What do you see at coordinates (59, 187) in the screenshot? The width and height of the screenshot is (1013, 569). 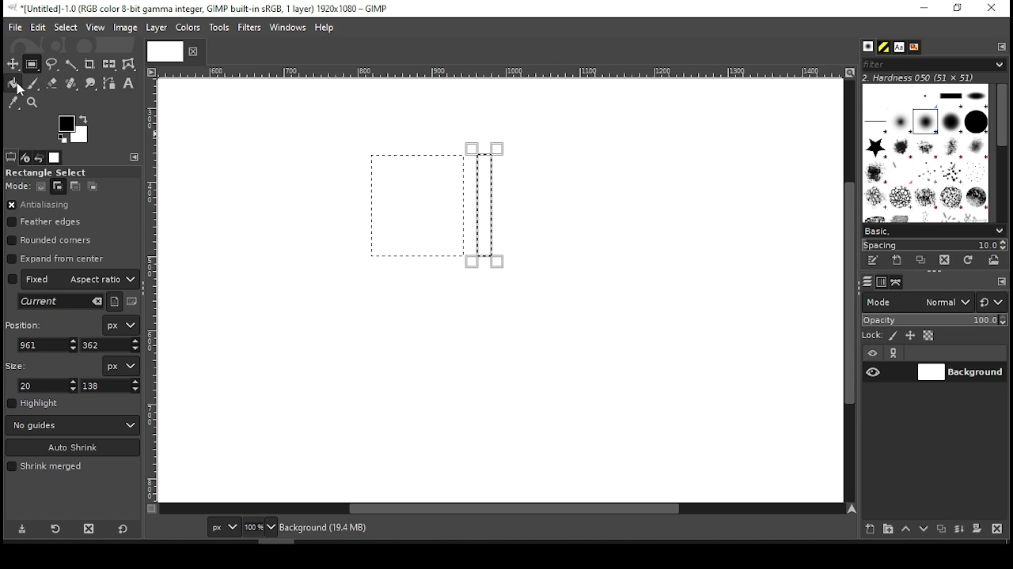 I see `add to current selection` at bounding box center [59, 187].